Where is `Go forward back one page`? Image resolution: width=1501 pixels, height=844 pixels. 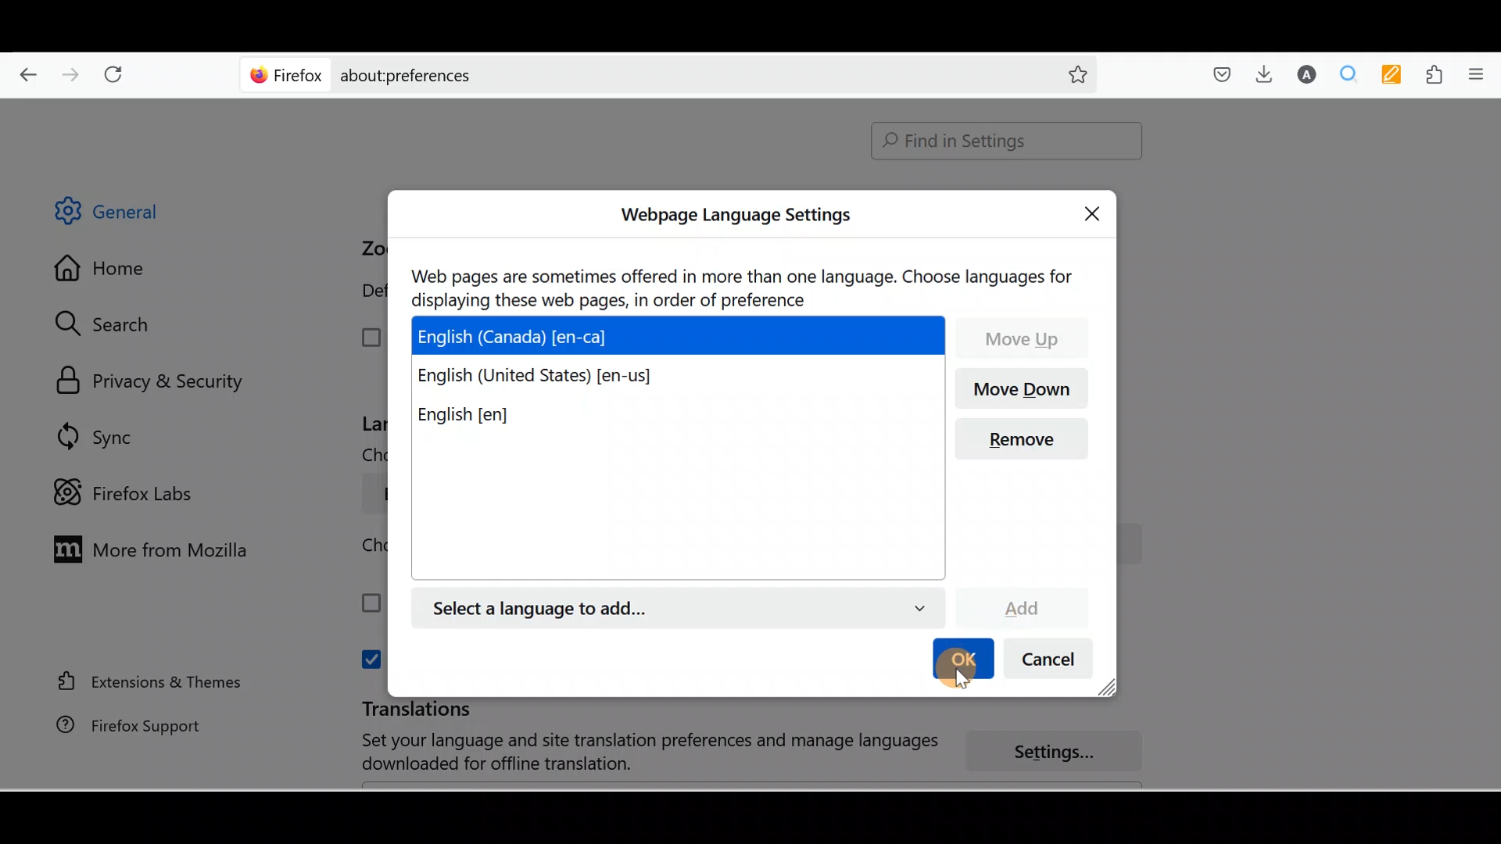 Go forward back one page is located at coordinates (73, 73).